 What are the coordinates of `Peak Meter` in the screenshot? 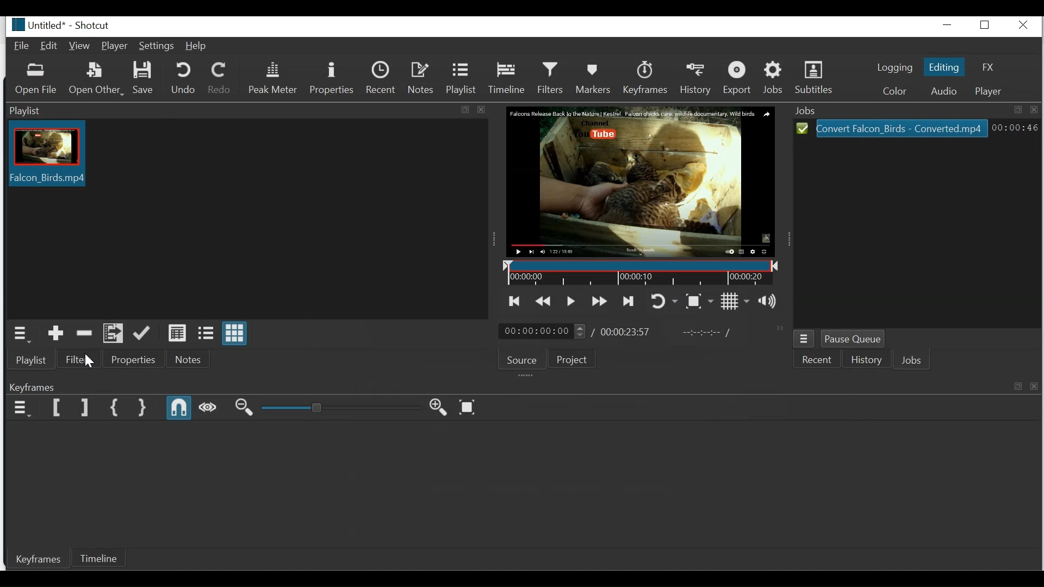 It's located at (272, 78).